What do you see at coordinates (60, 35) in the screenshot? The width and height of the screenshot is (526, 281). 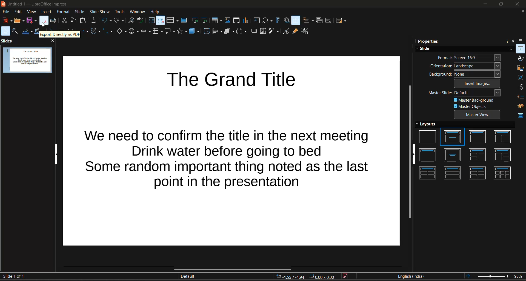 I see `export Directly as PDF` at bounding box center [60, 35].